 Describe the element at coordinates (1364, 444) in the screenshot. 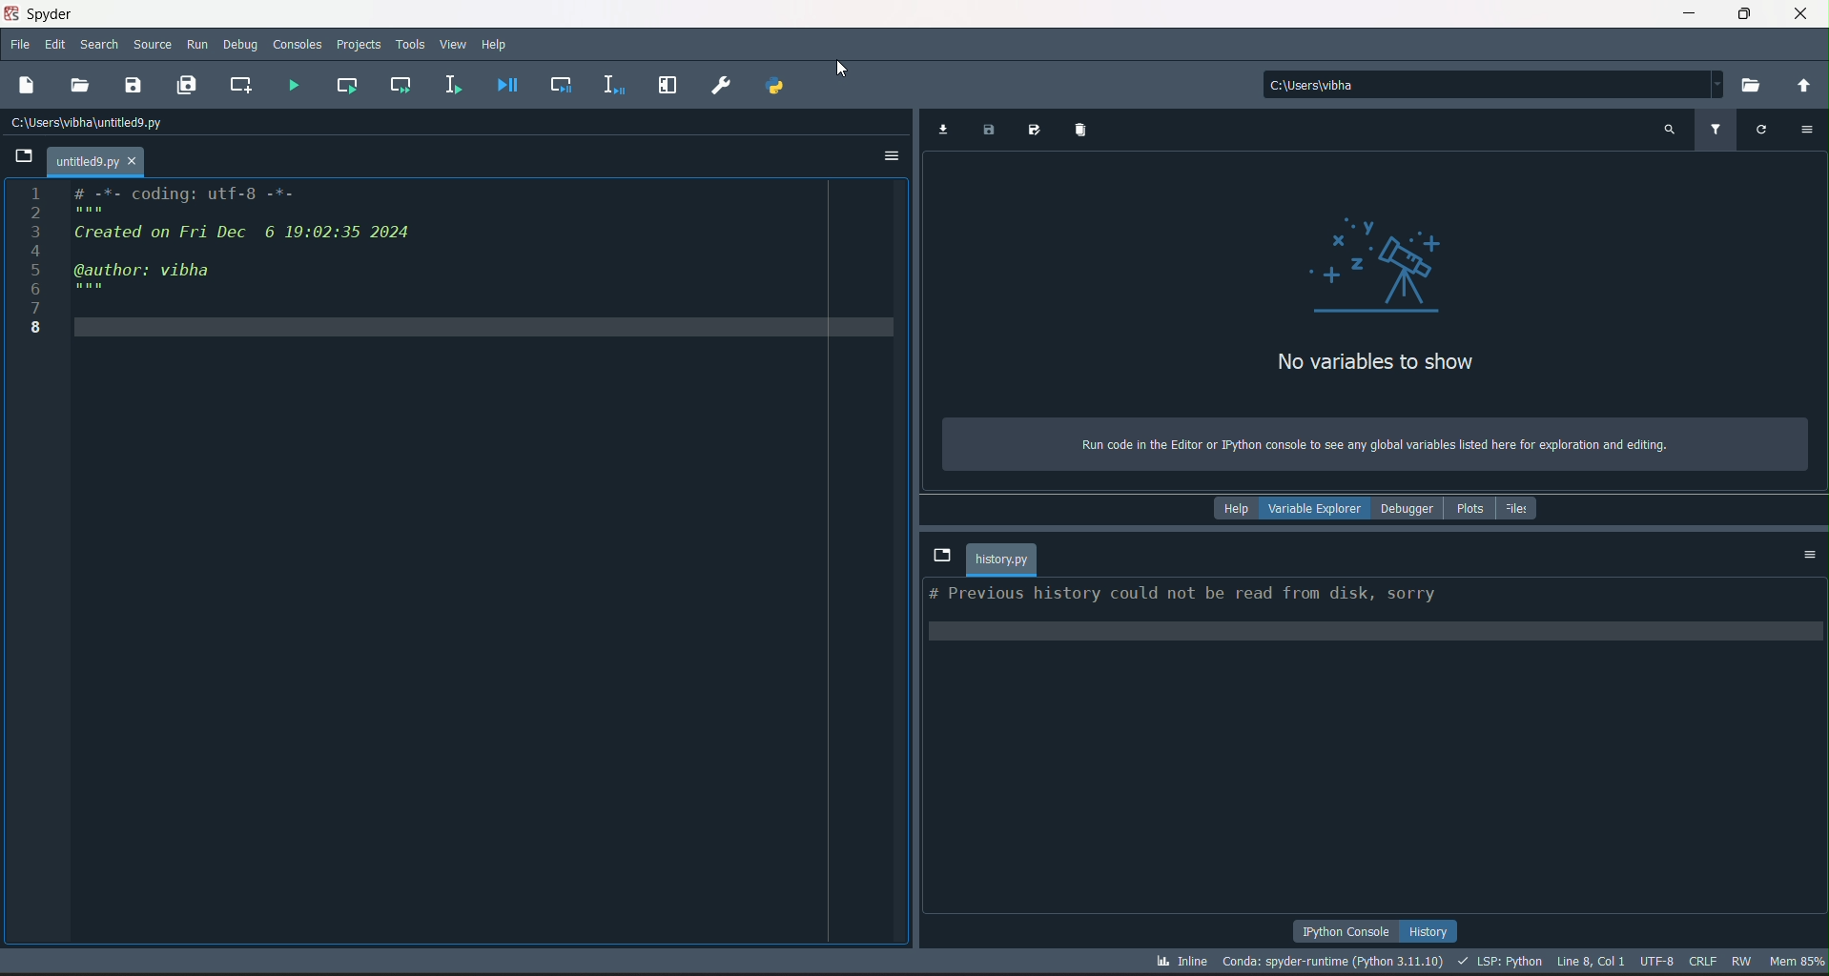

I see `text` at that location.